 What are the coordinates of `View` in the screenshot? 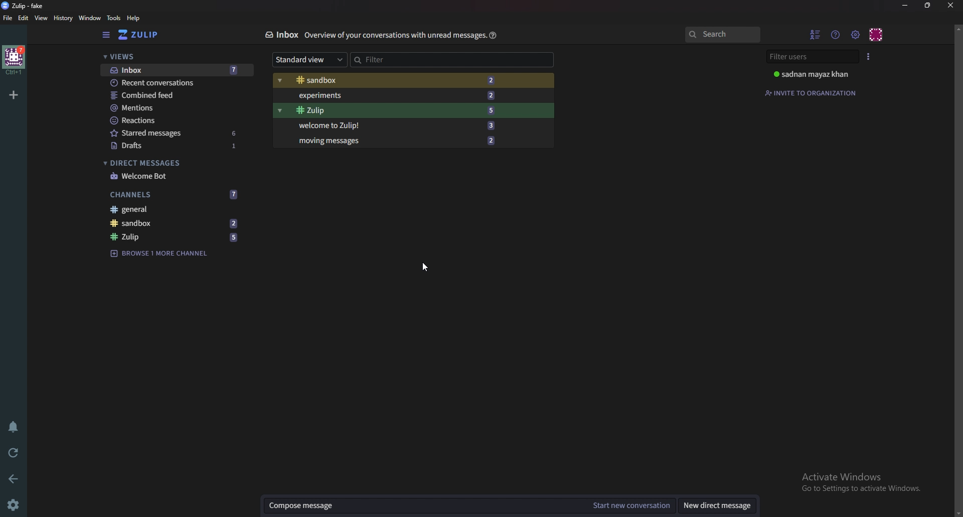 It's located at (42, 19).